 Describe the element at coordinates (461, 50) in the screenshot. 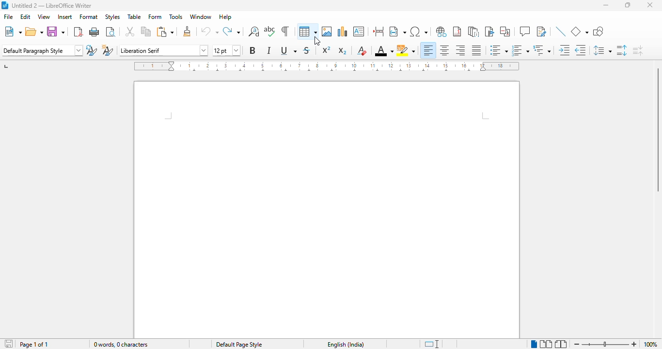

I see `align right` at that location.